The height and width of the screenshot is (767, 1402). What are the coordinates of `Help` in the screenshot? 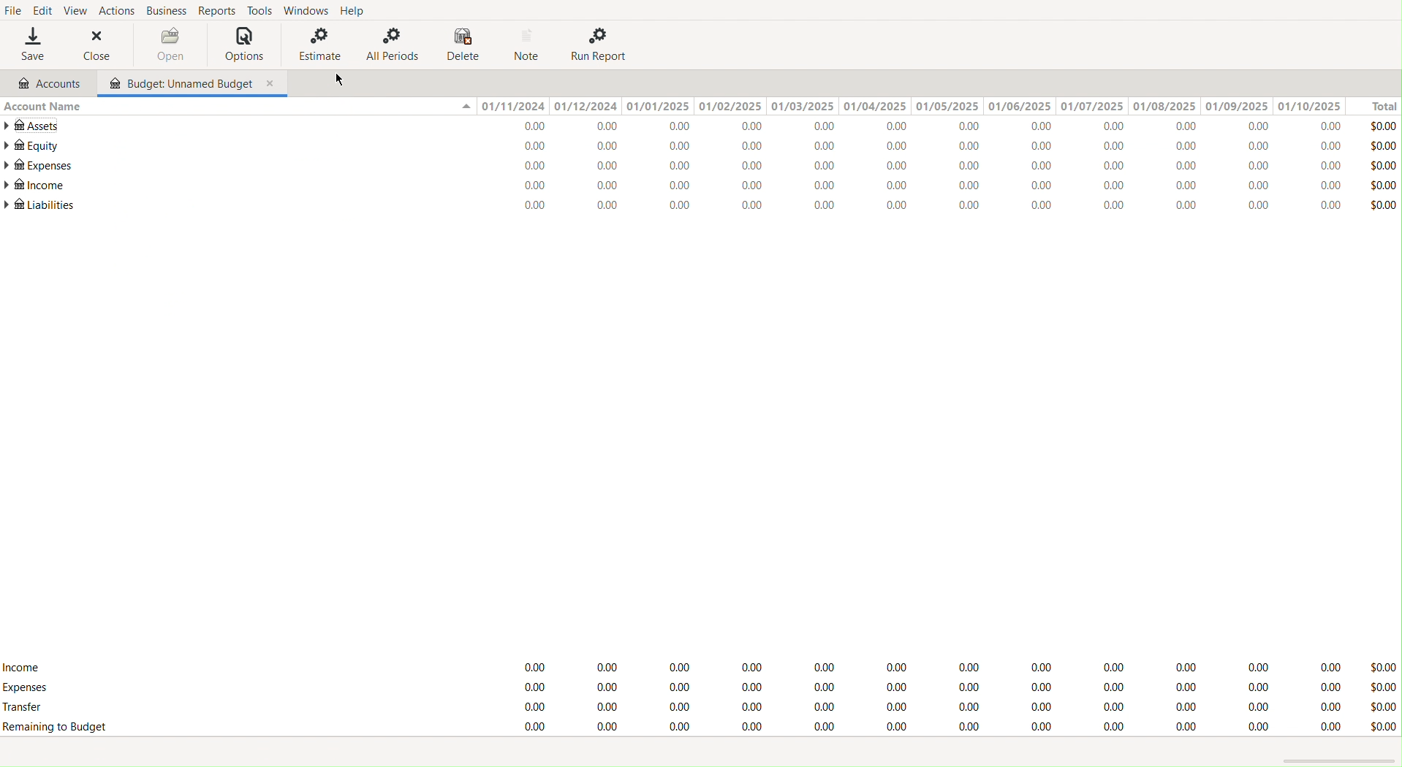 It's located at (357, 9).